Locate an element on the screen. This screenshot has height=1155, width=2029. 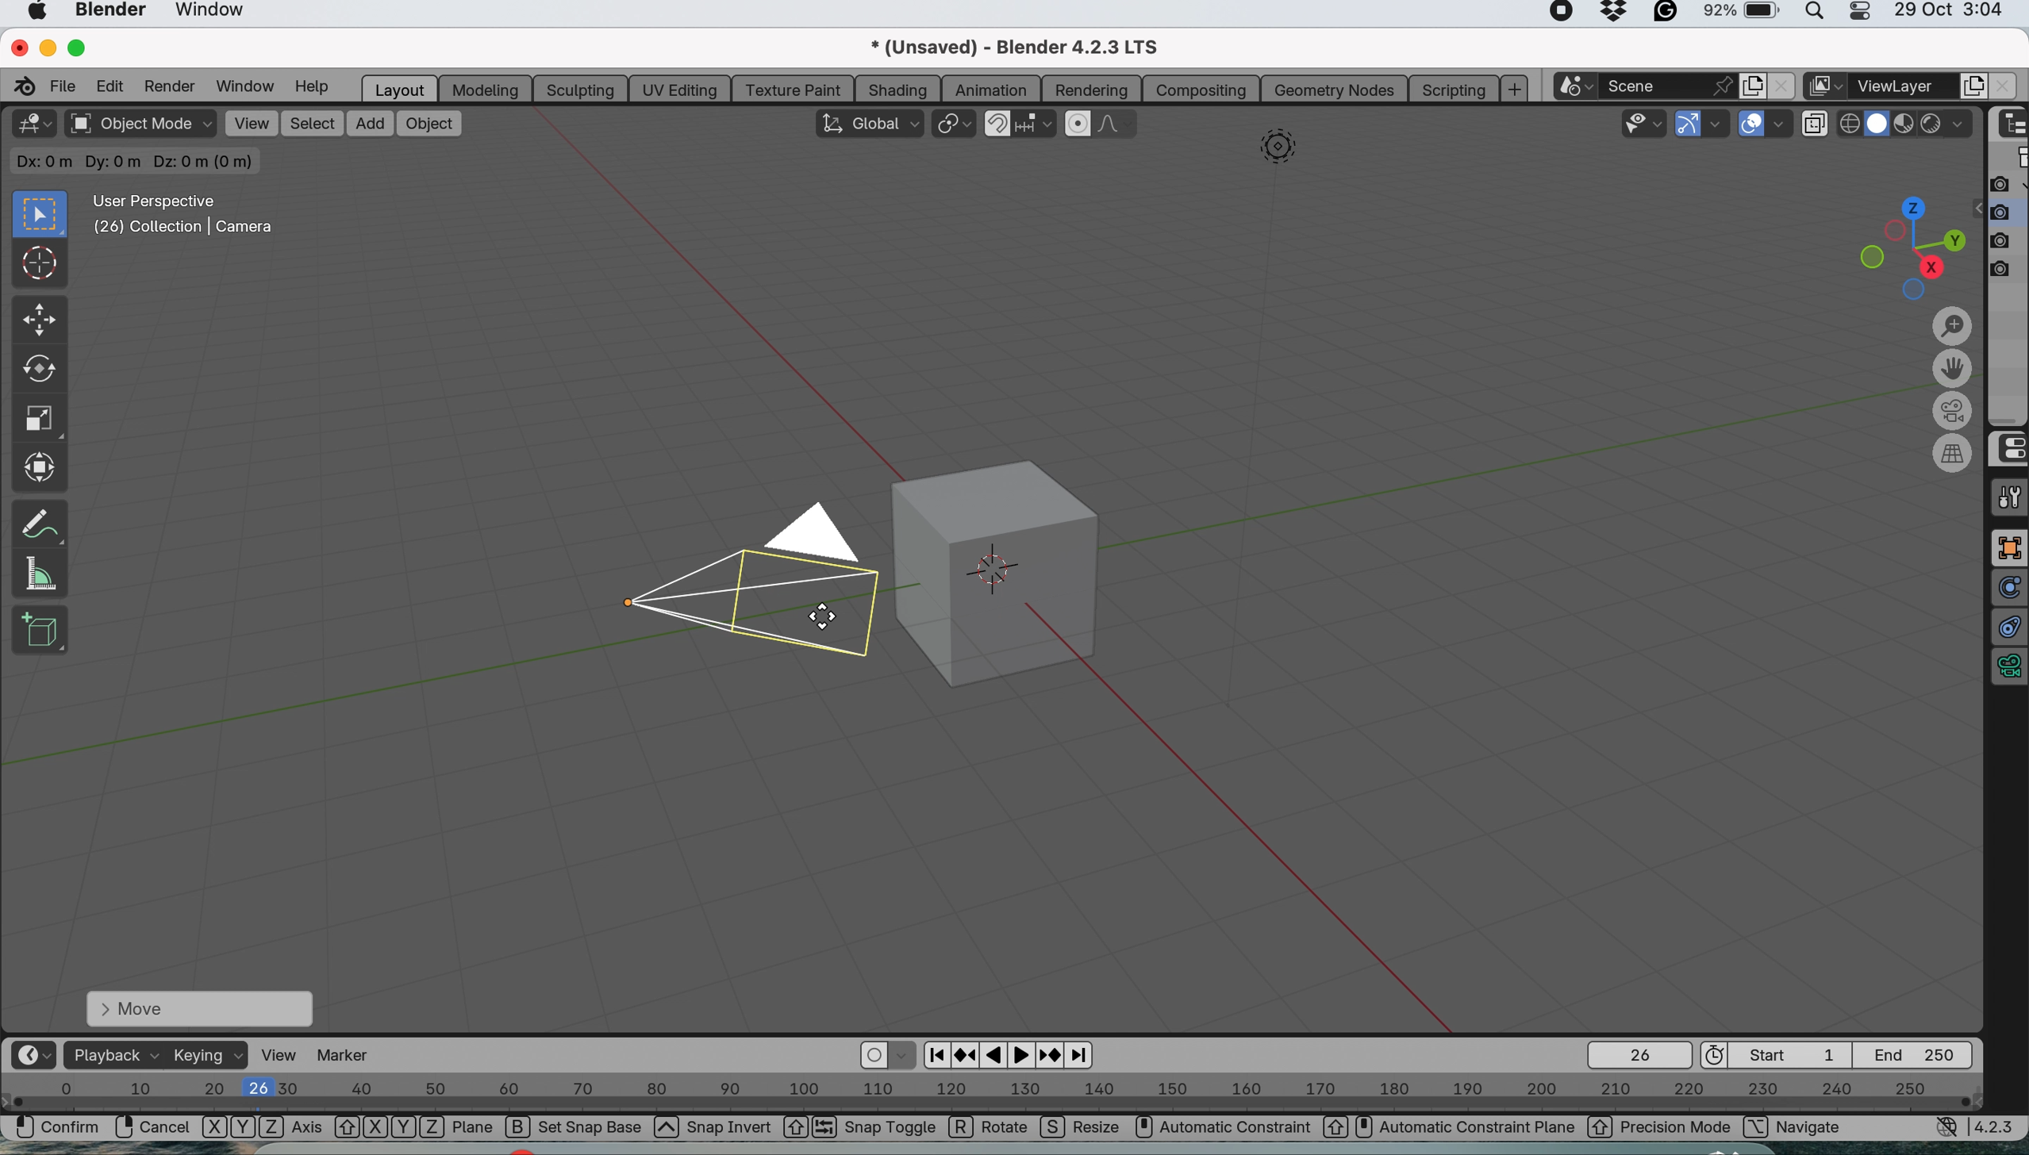
data is located at coordinates (2008, 670).